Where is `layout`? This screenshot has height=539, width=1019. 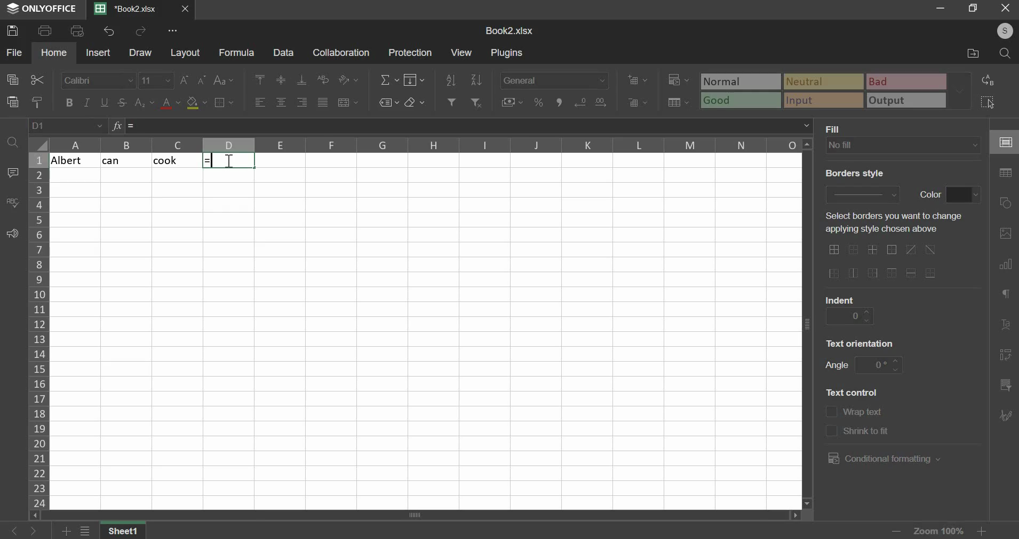 layout is located at coordinates (186, 53).